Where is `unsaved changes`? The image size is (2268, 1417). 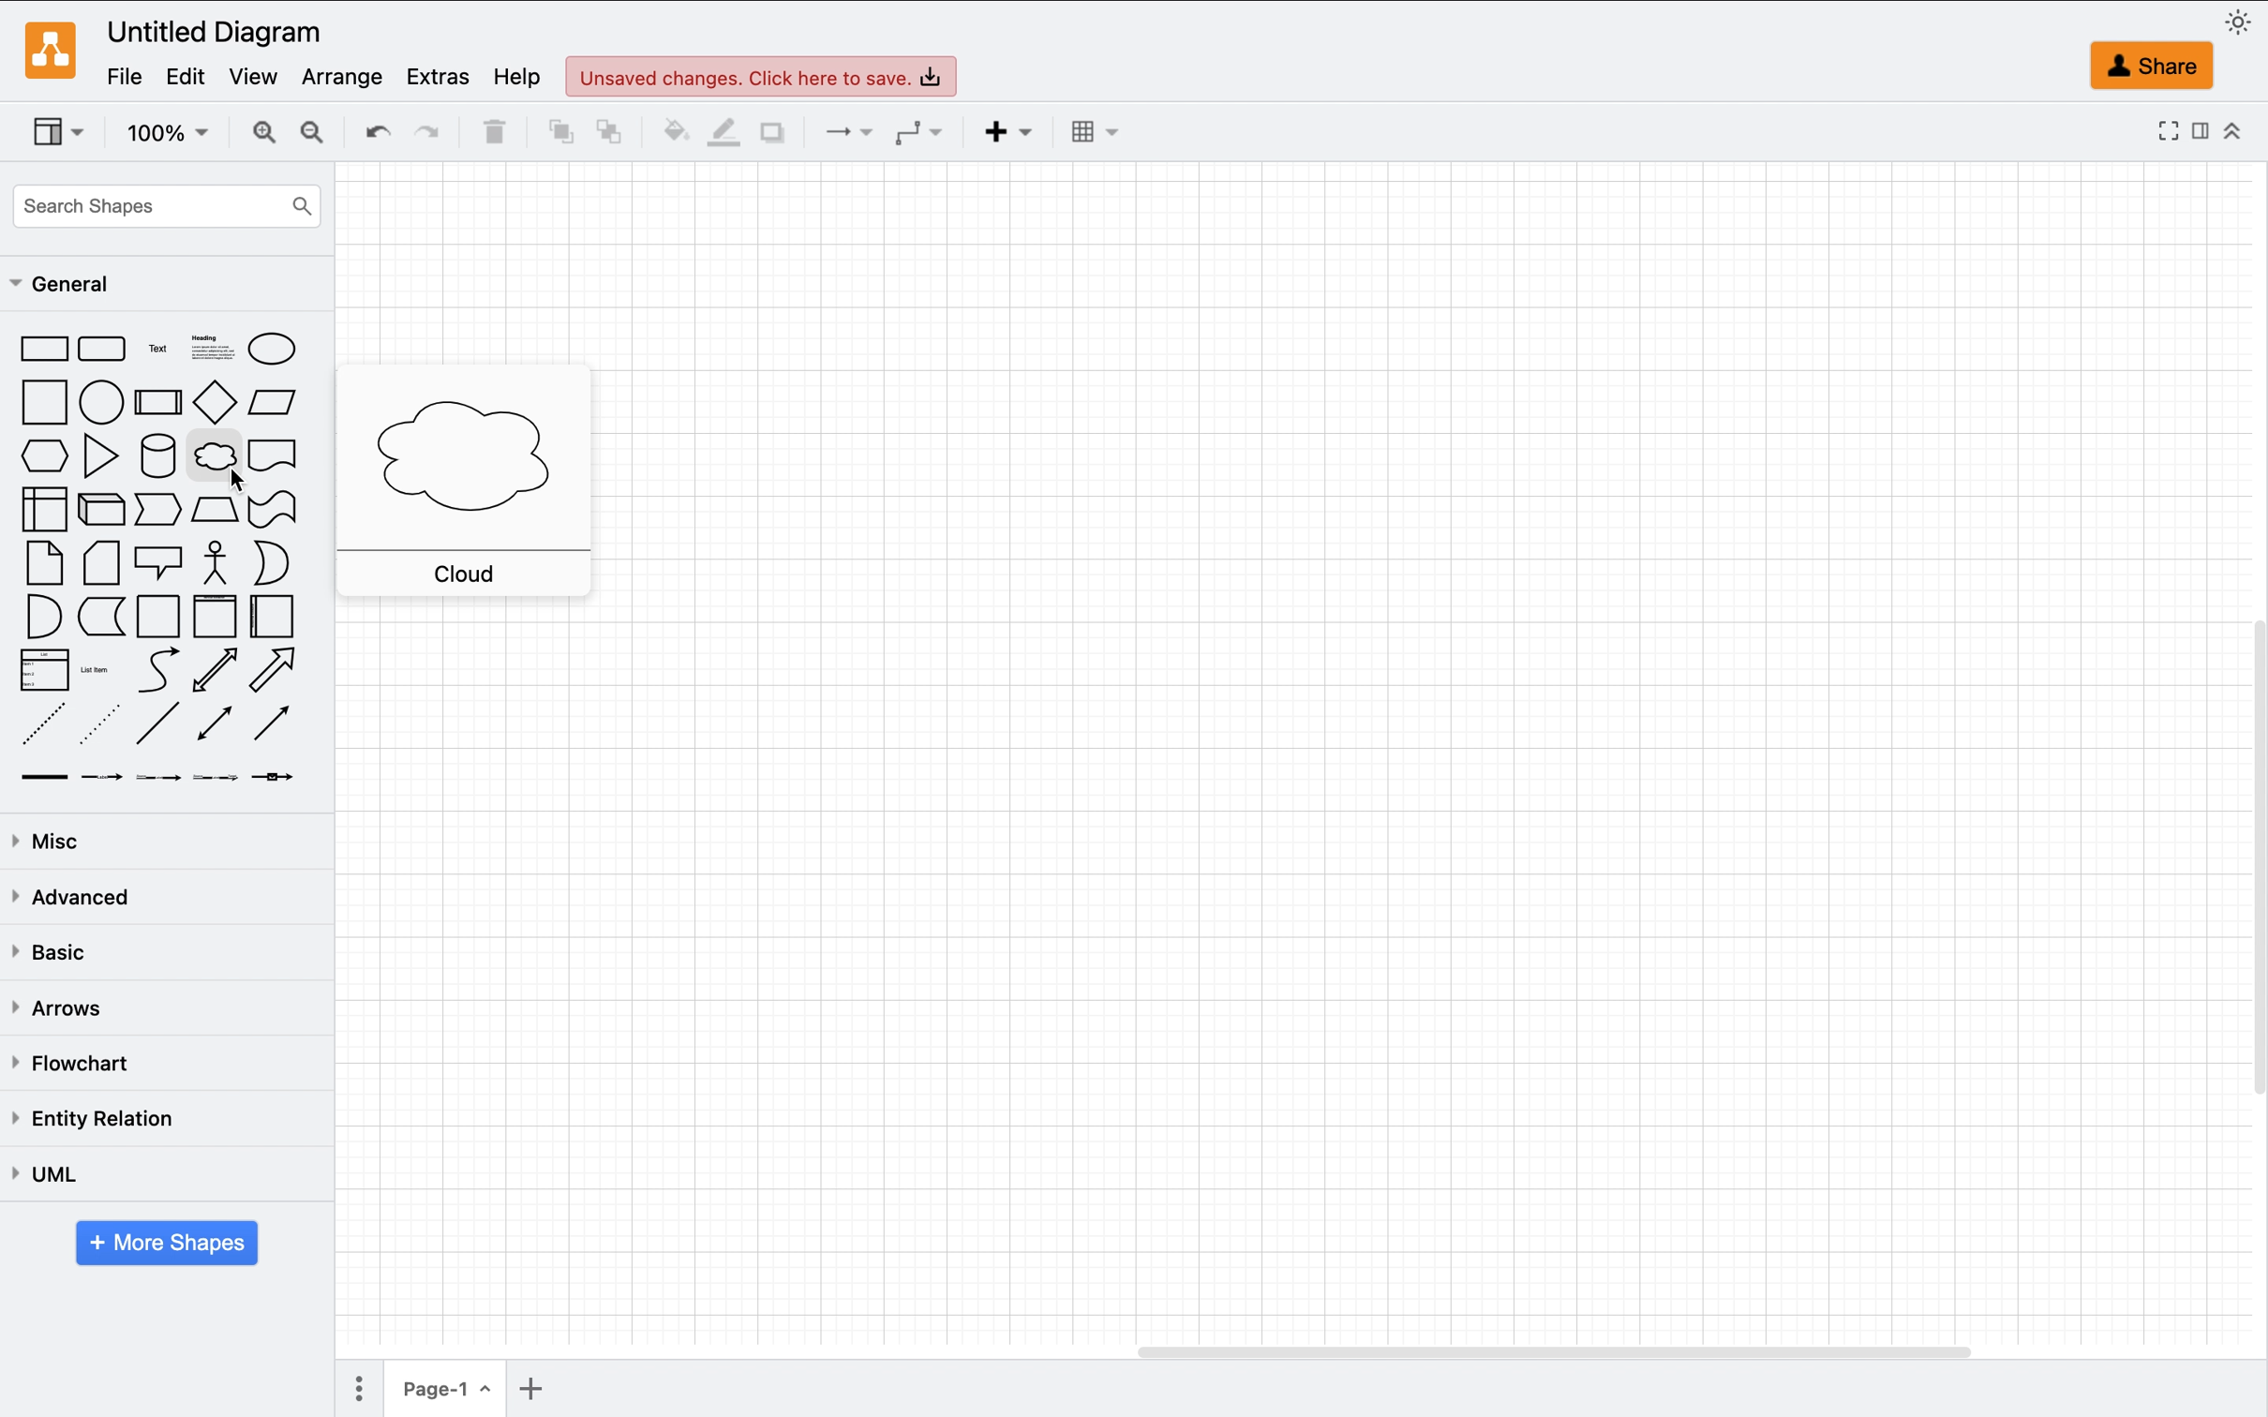 unsaved changes is located at coordinates (767, 77).